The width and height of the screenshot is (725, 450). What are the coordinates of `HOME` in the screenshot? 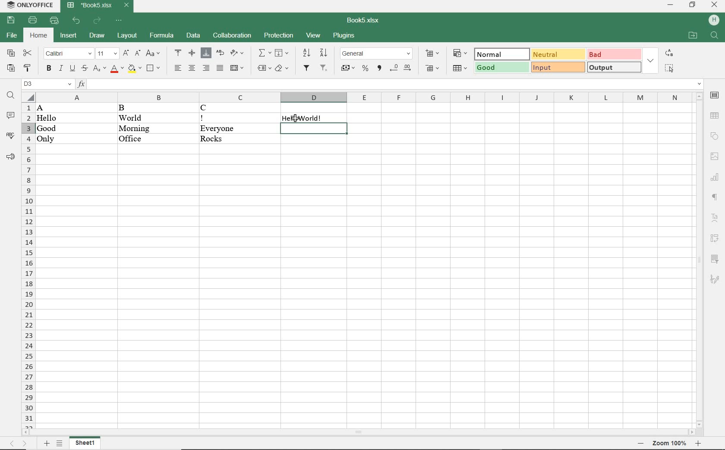 It's located at (38, 35).